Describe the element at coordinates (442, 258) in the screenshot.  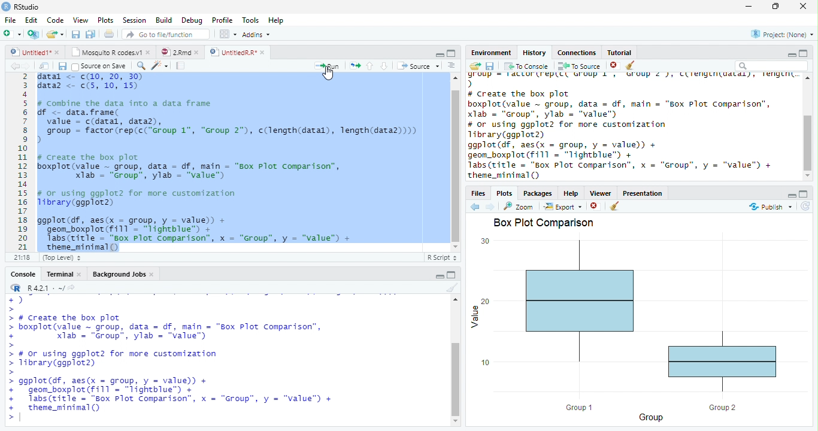
I see `R Script` at that location.